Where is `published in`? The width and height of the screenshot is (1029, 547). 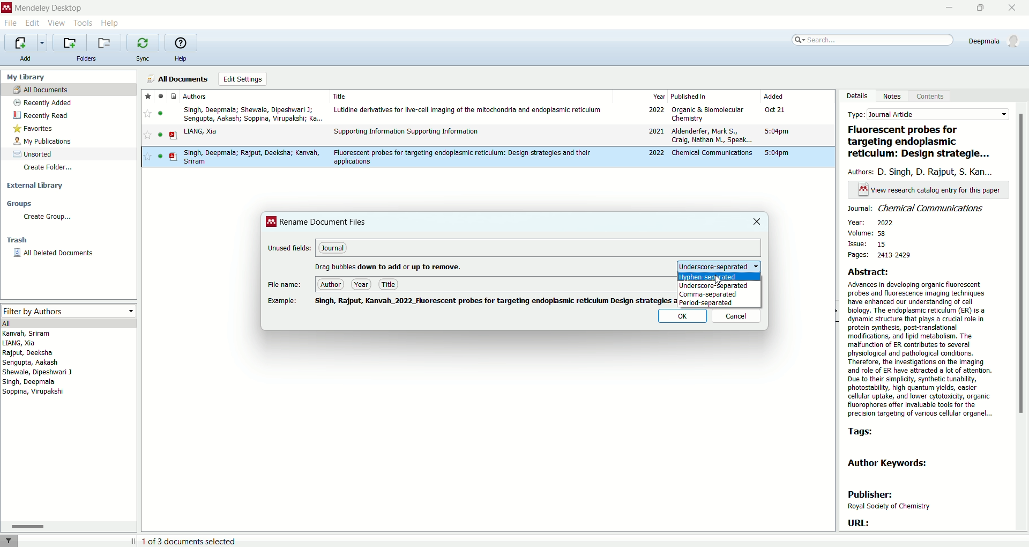
published in is located at coordinates (713, 95).